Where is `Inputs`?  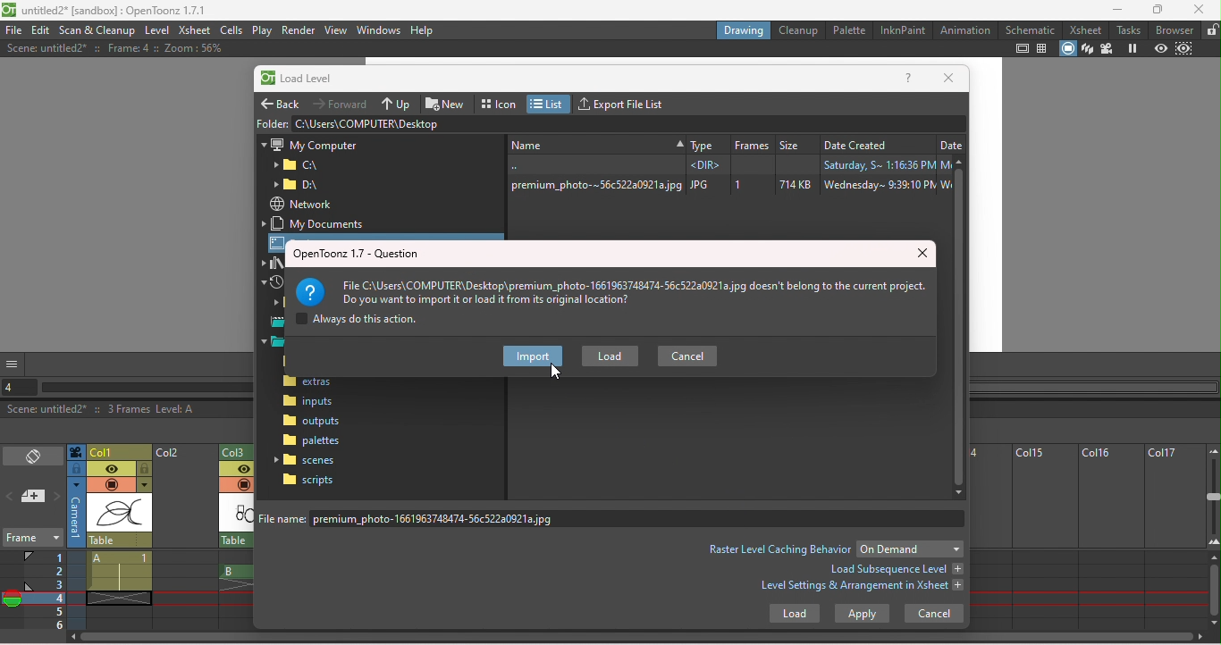
Inputs is located at coordinates (311, 403).